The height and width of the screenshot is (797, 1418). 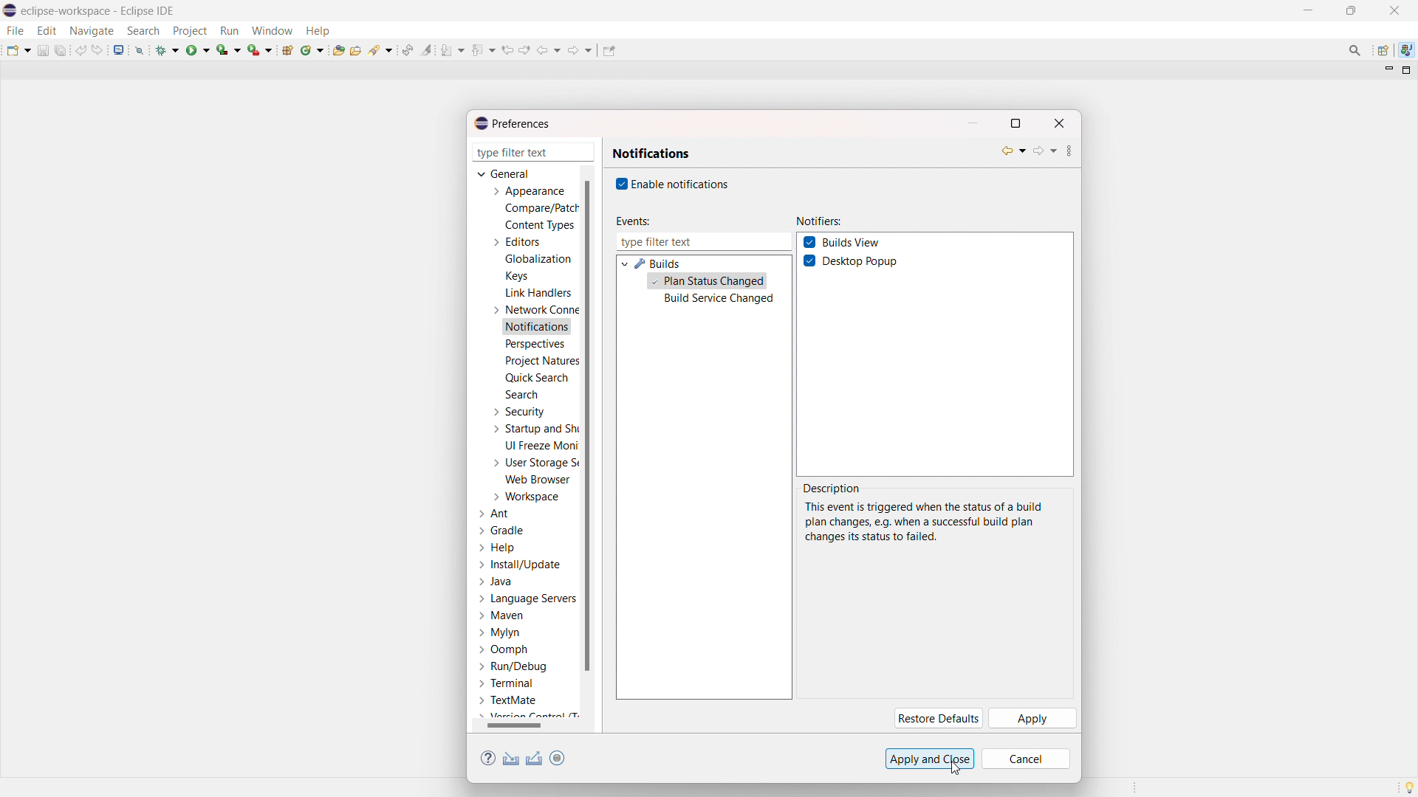 I want to click on notifications, so click(x=538, y=328).